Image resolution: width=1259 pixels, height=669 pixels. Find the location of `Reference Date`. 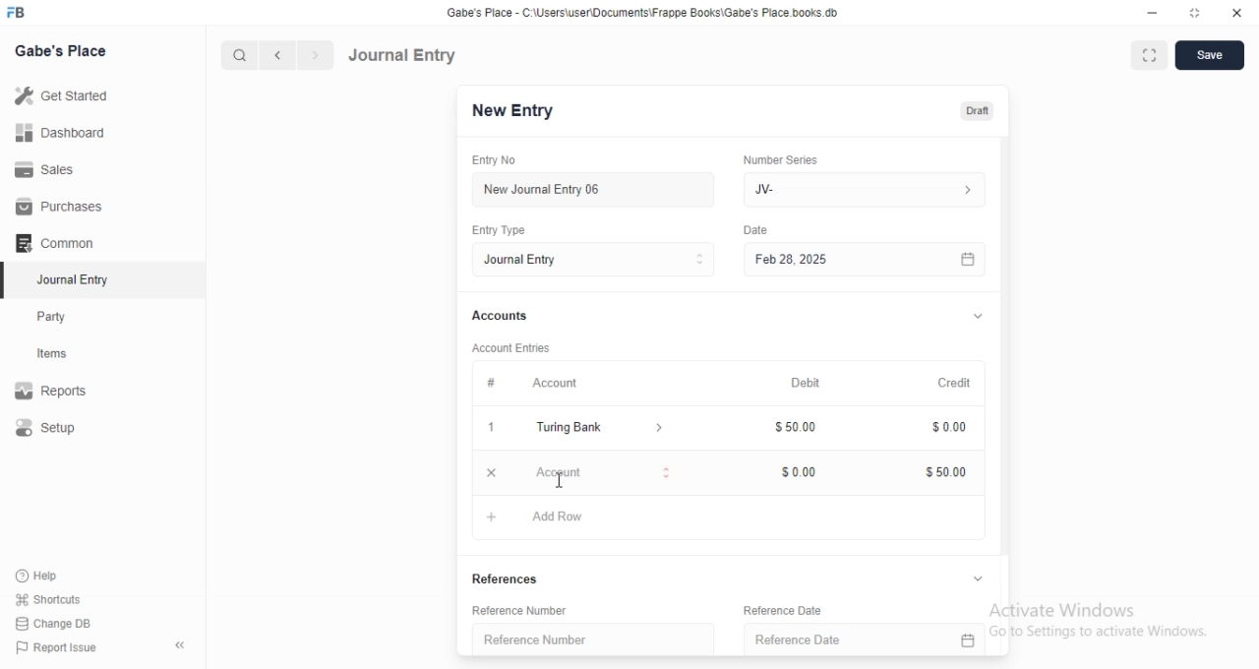

Reference Date is located at coordinates (844, 640).